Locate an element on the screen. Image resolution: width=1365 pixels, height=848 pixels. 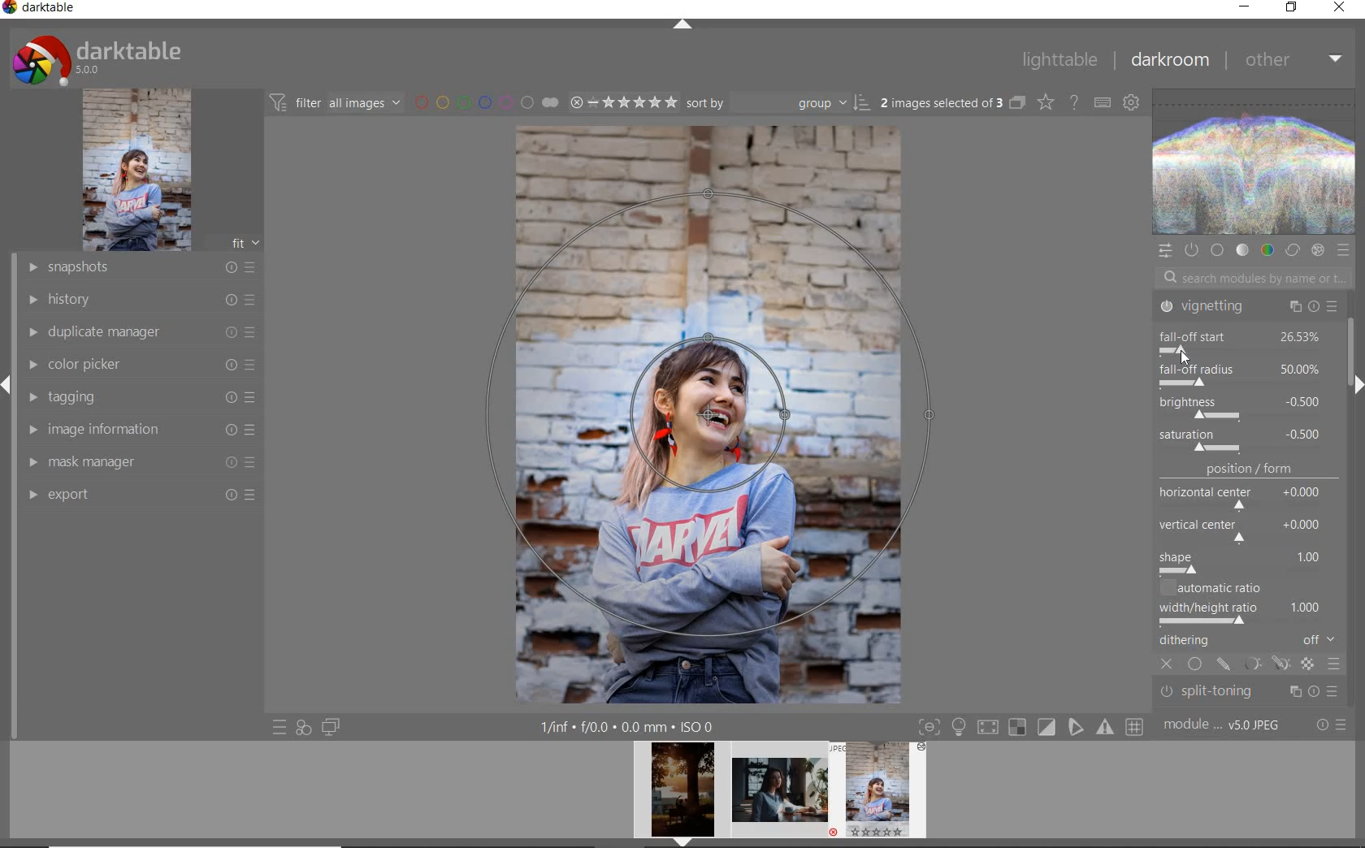
image preview is located at coordinates (780, 794).